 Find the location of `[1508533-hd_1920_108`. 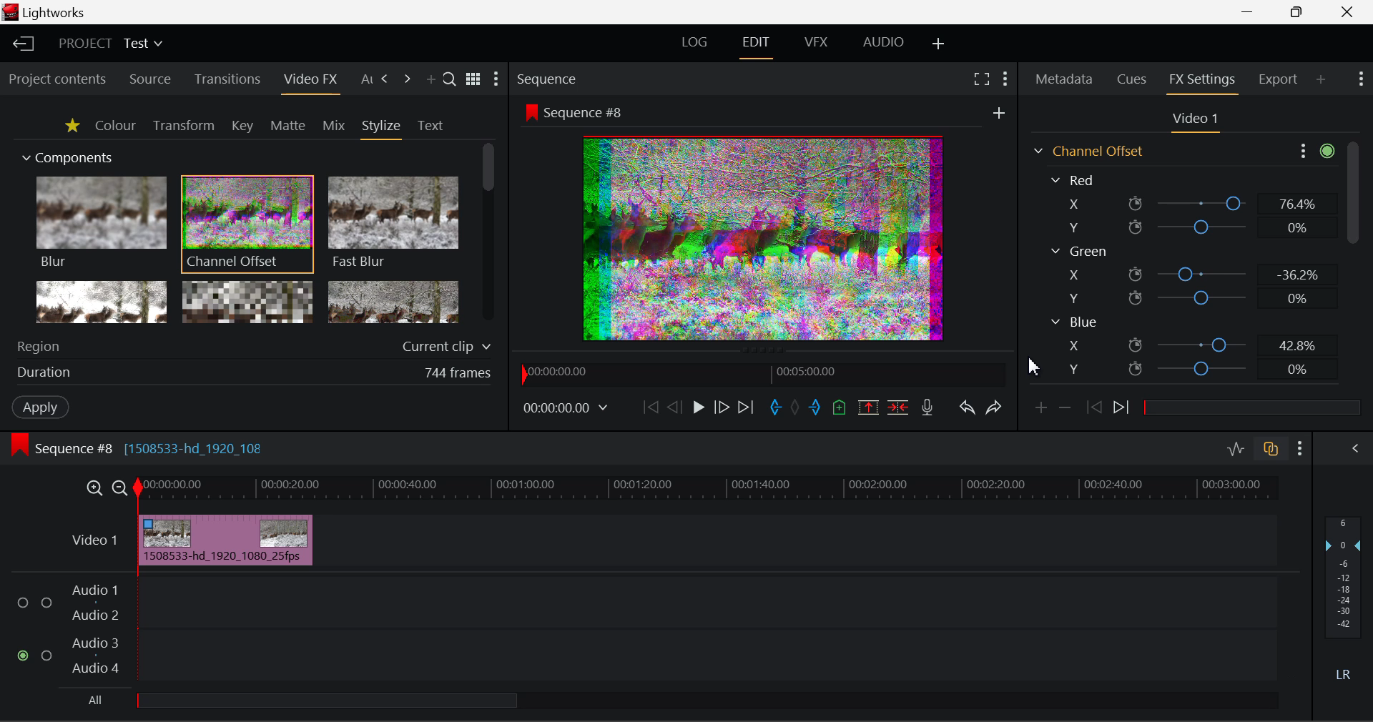

[1508533-hd_1920_108 is located at coordinates (205, 451).